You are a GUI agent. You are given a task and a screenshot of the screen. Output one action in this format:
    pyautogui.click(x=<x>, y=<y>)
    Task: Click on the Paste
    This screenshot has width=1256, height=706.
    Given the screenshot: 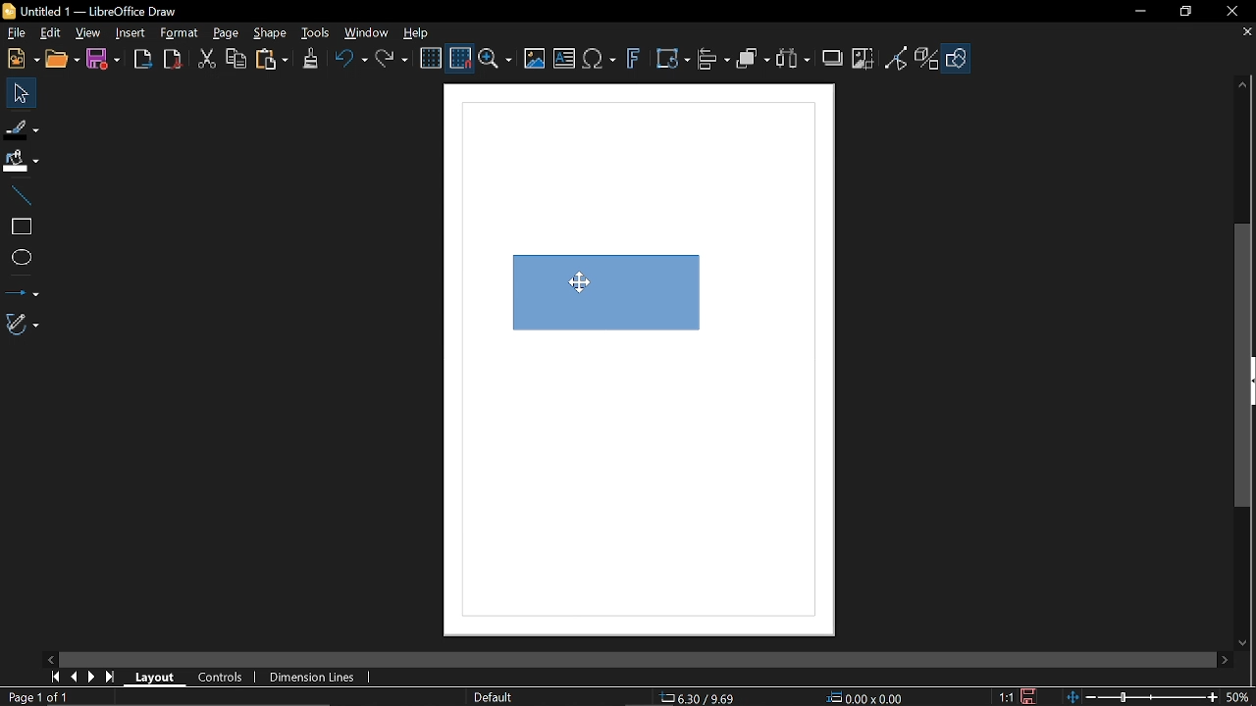 What is the action you would take?
    pyautogui.click(x=270, y=61)
    